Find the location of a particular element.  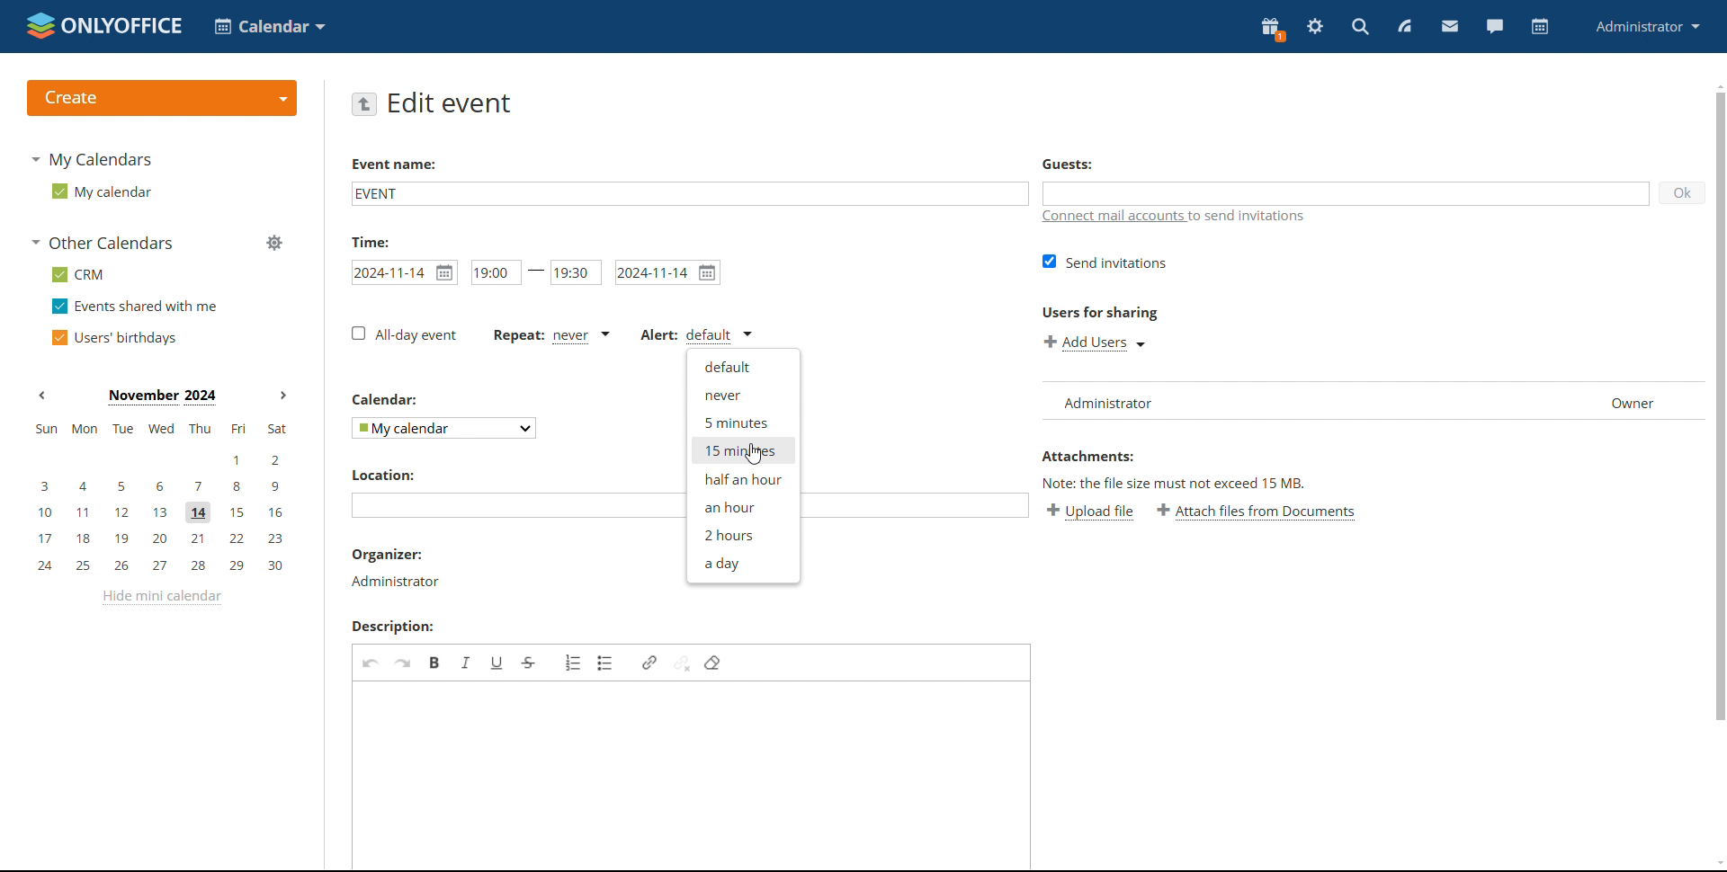

note is located at coordinates (1197, 483).